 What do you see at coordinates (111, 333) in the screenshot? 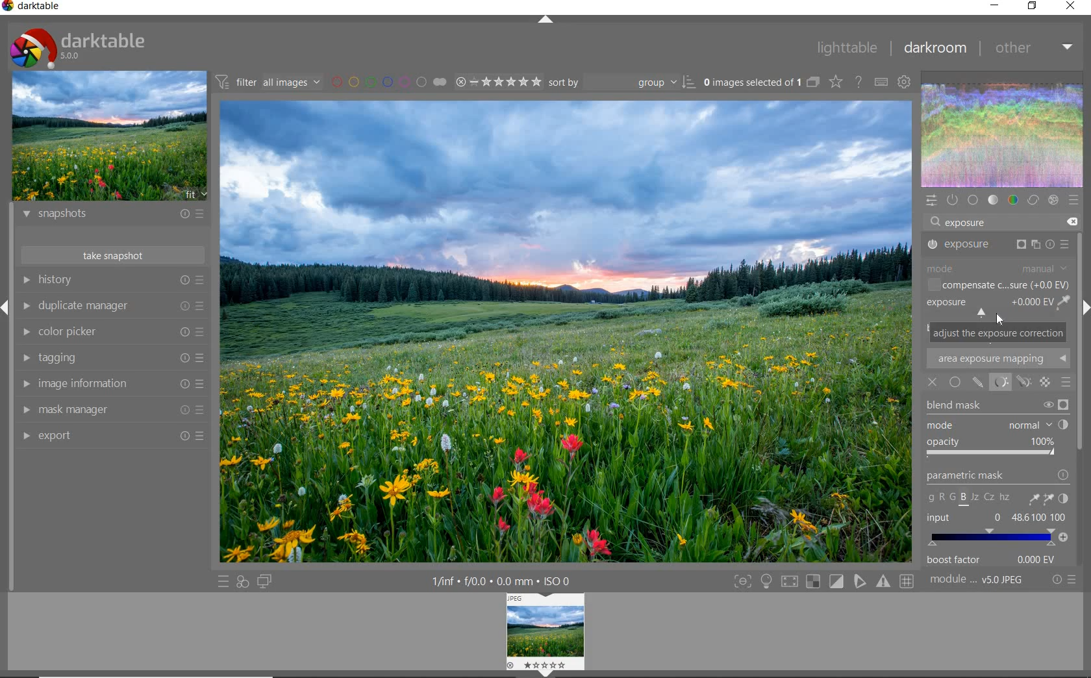
I see `color picker` at bounding box center [111, 333].